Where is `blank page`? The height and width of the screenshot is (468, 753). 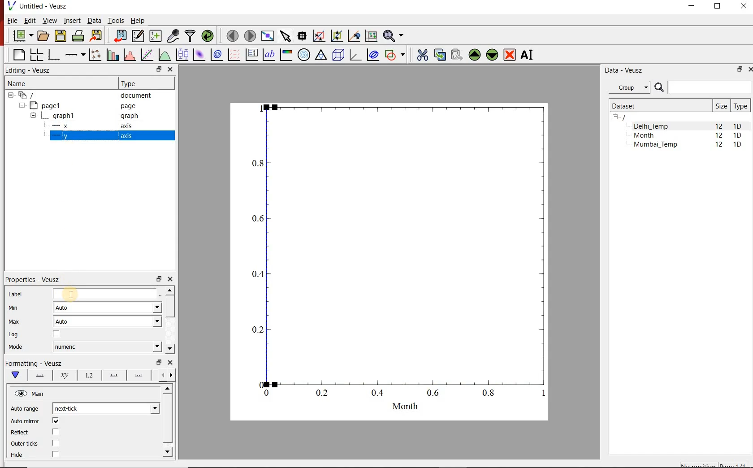
blank page is located at coordinates (17, 55).